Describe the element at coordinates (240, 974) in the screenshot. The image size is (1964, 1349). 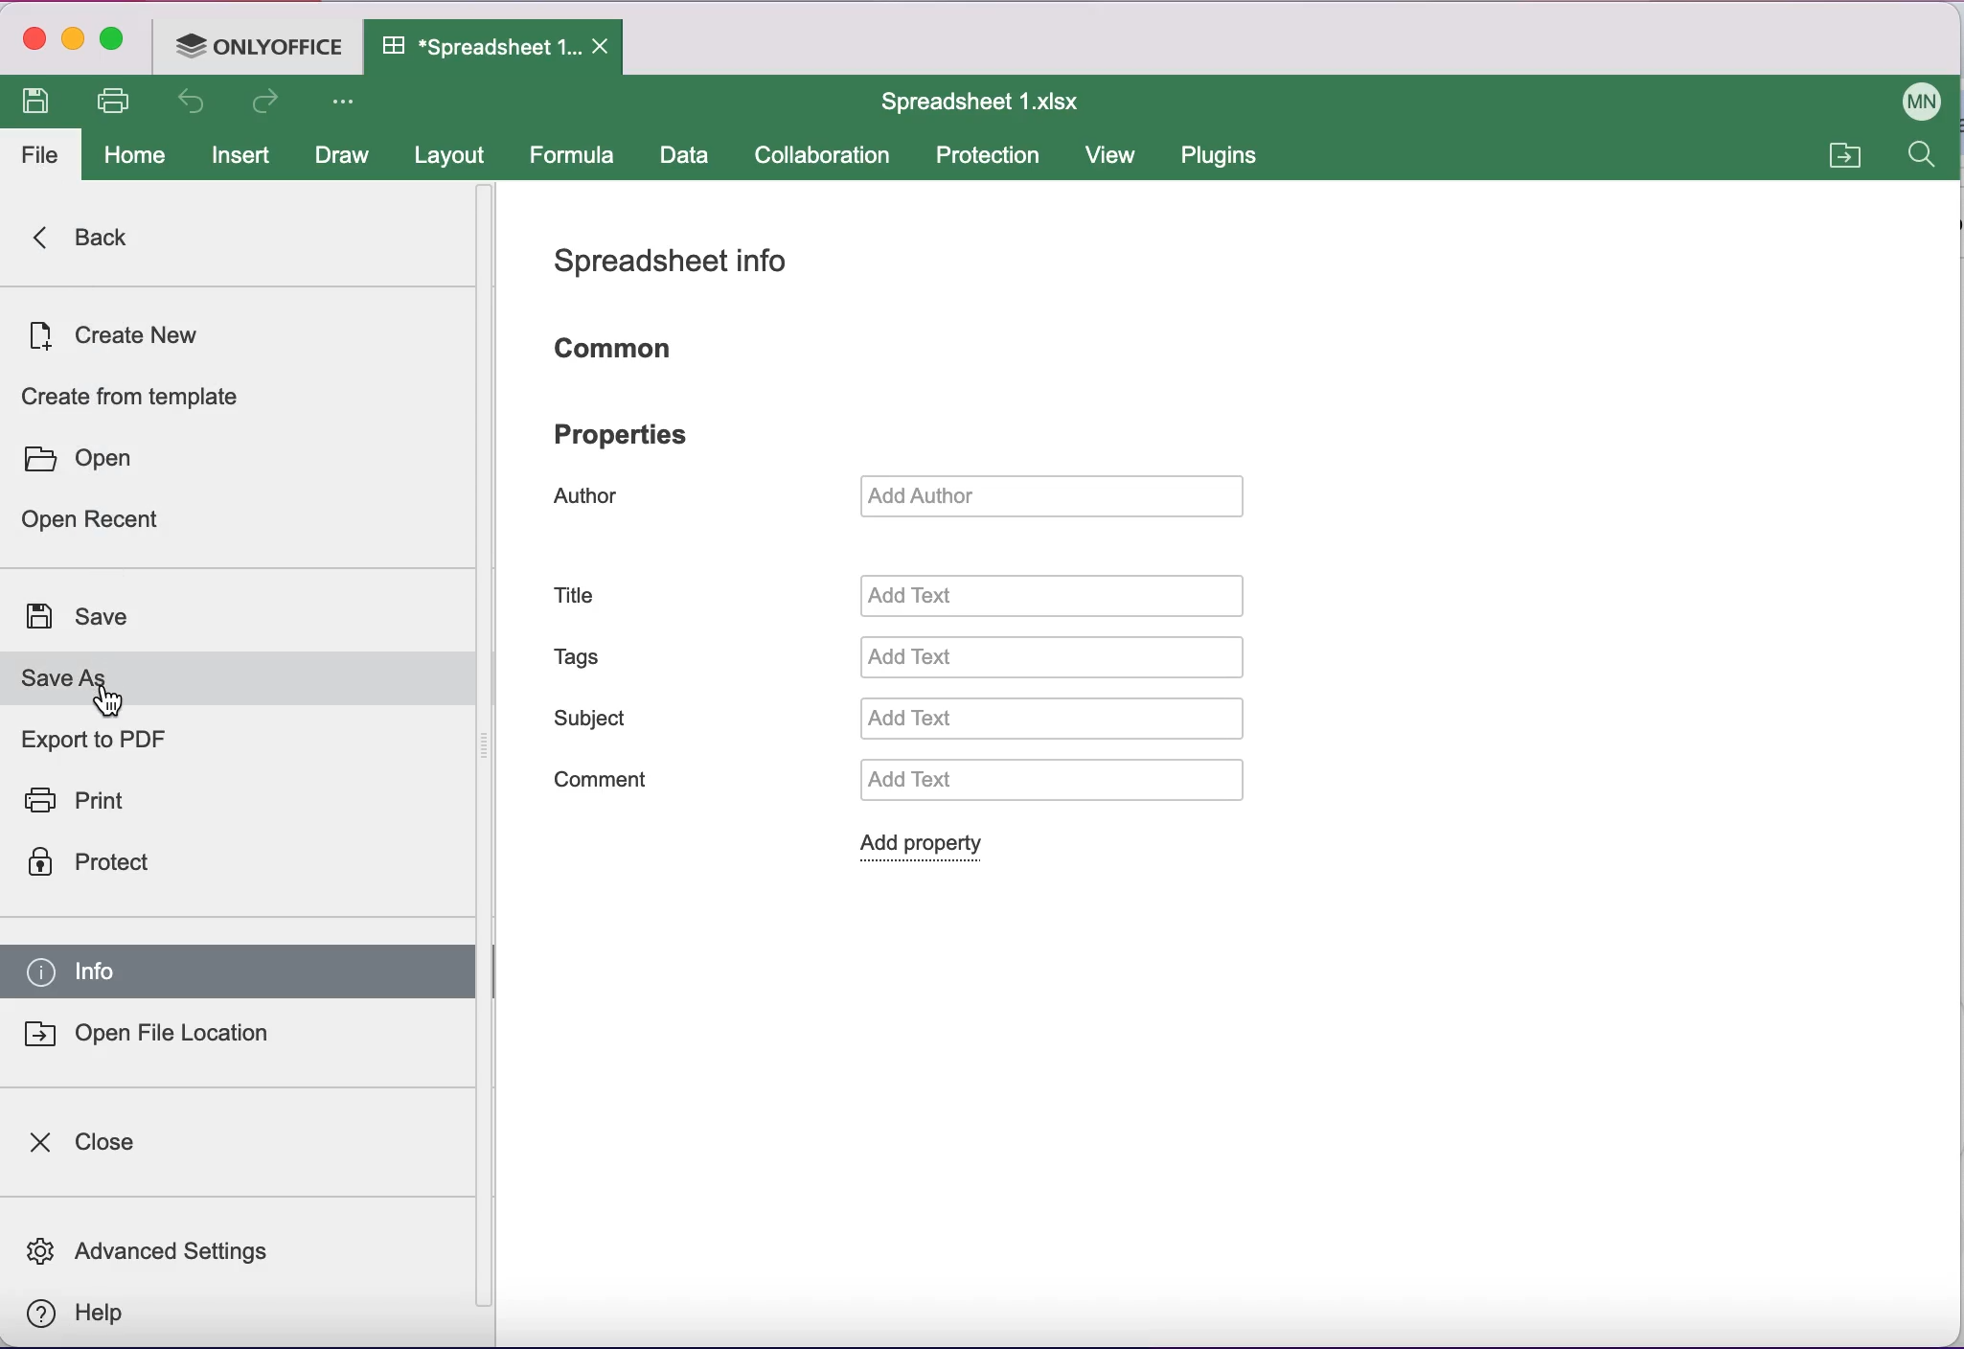
I see `info` at that location.